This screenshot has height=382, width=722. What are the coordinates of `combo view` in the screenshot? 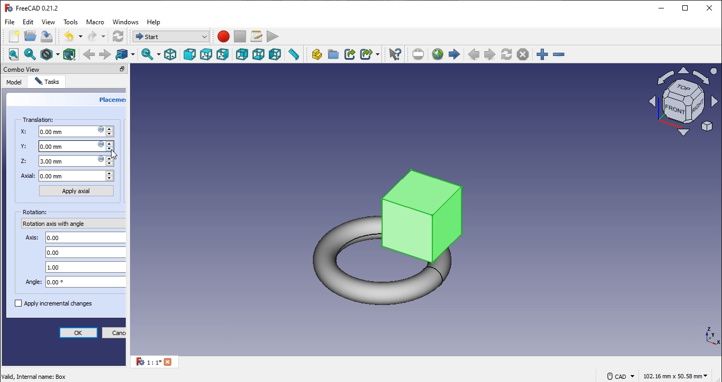 It's located at (22, 69).